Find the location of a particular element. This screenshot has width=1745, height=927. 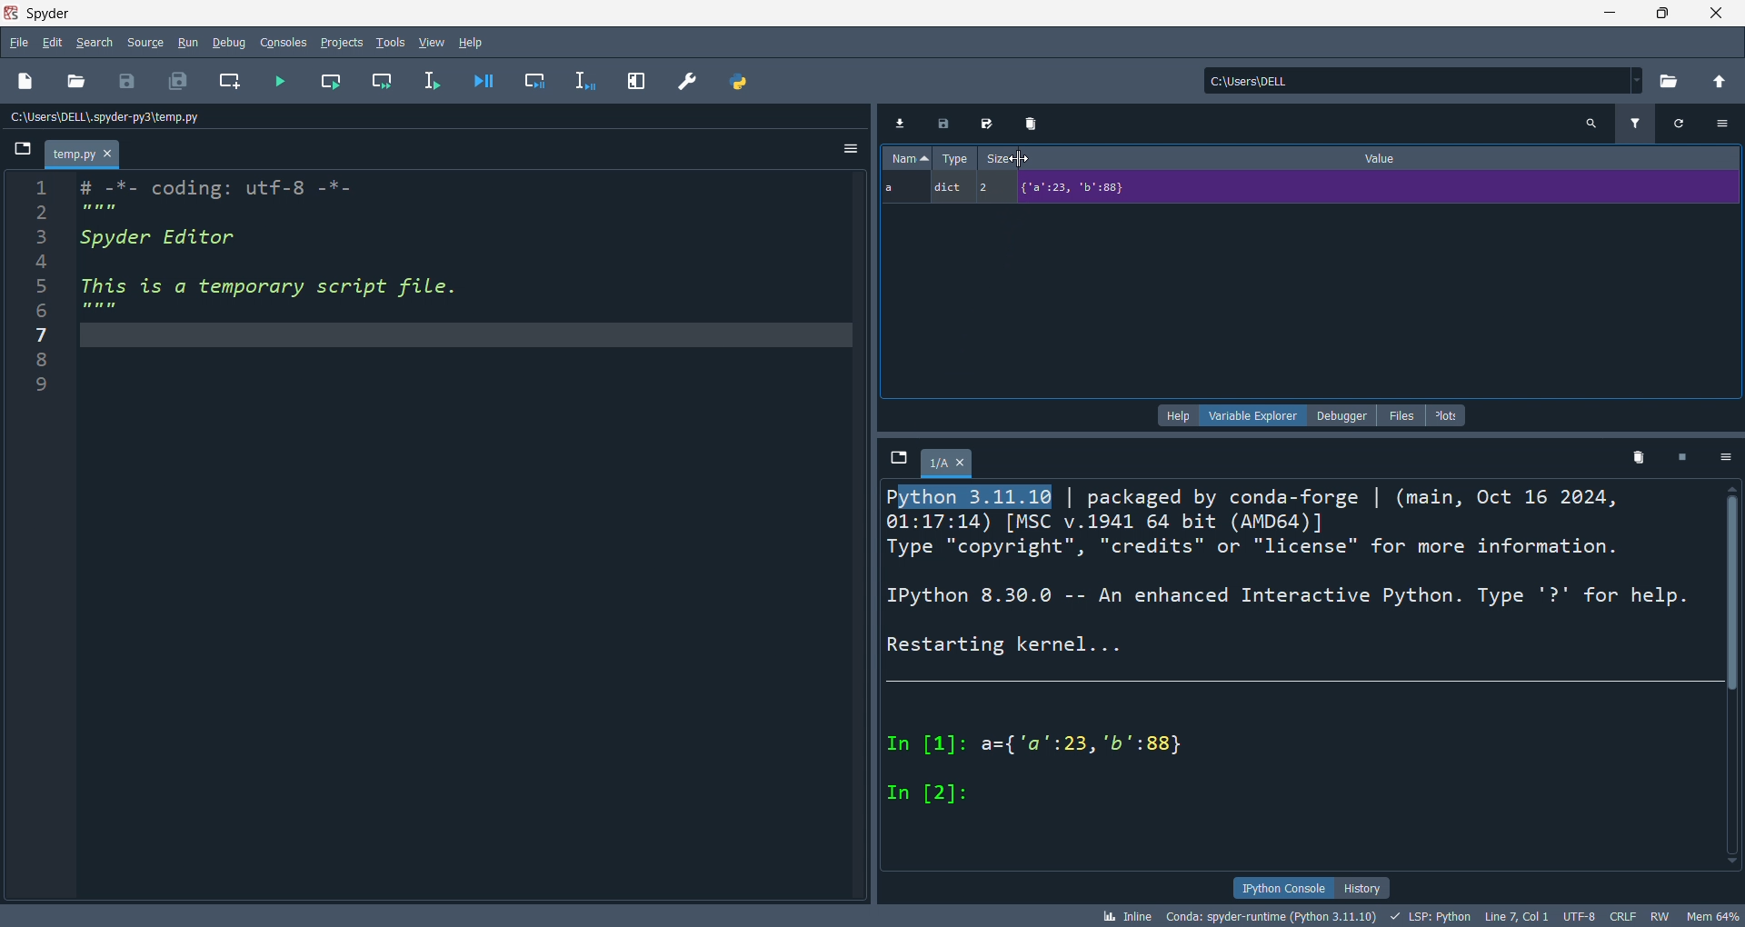

line number is located at coordinates (32, 528).